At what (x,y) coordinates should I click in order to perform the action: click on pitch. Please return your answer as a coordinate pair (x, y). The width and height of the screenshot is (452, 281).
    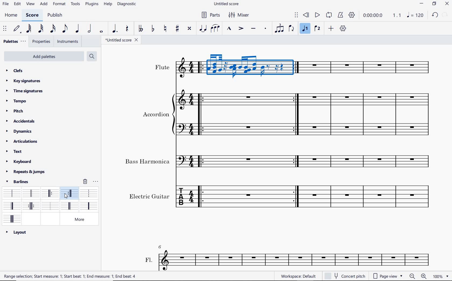
    Looking at the image, I should click on (14, 111).